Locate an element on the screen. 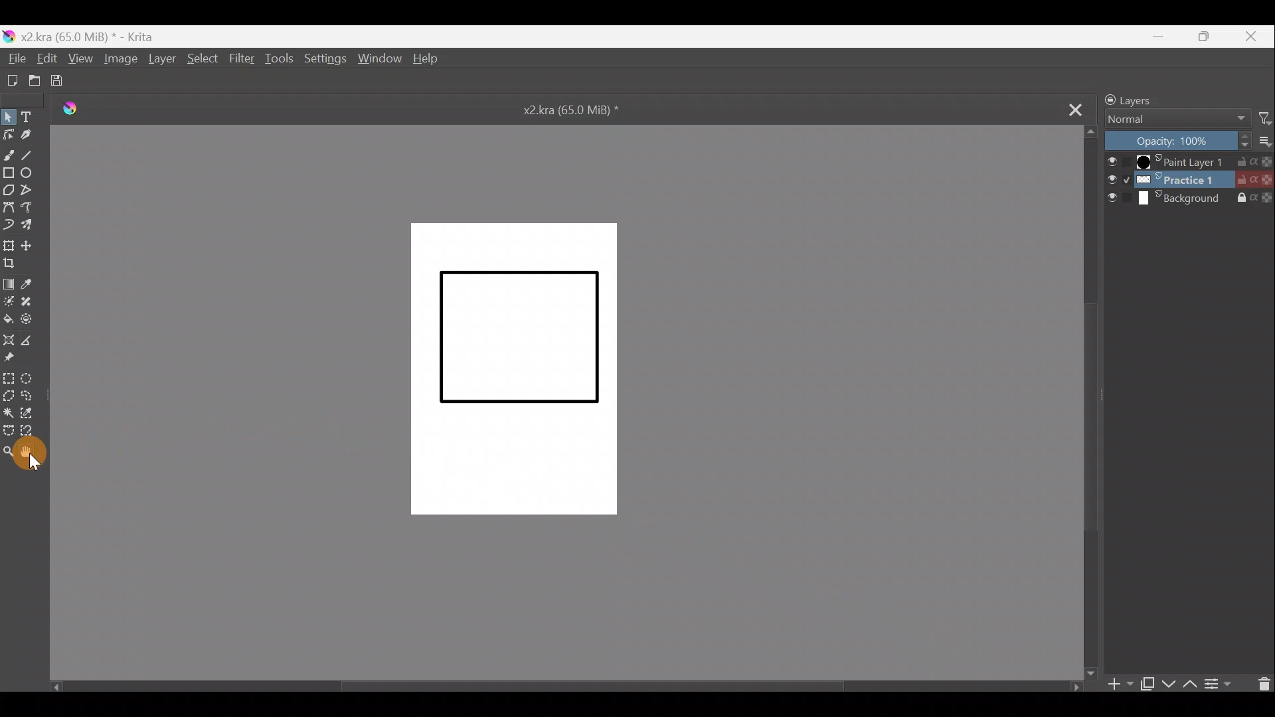 This screenshot has height=717, width=1275. Tools is located at coordinates (277, 62).